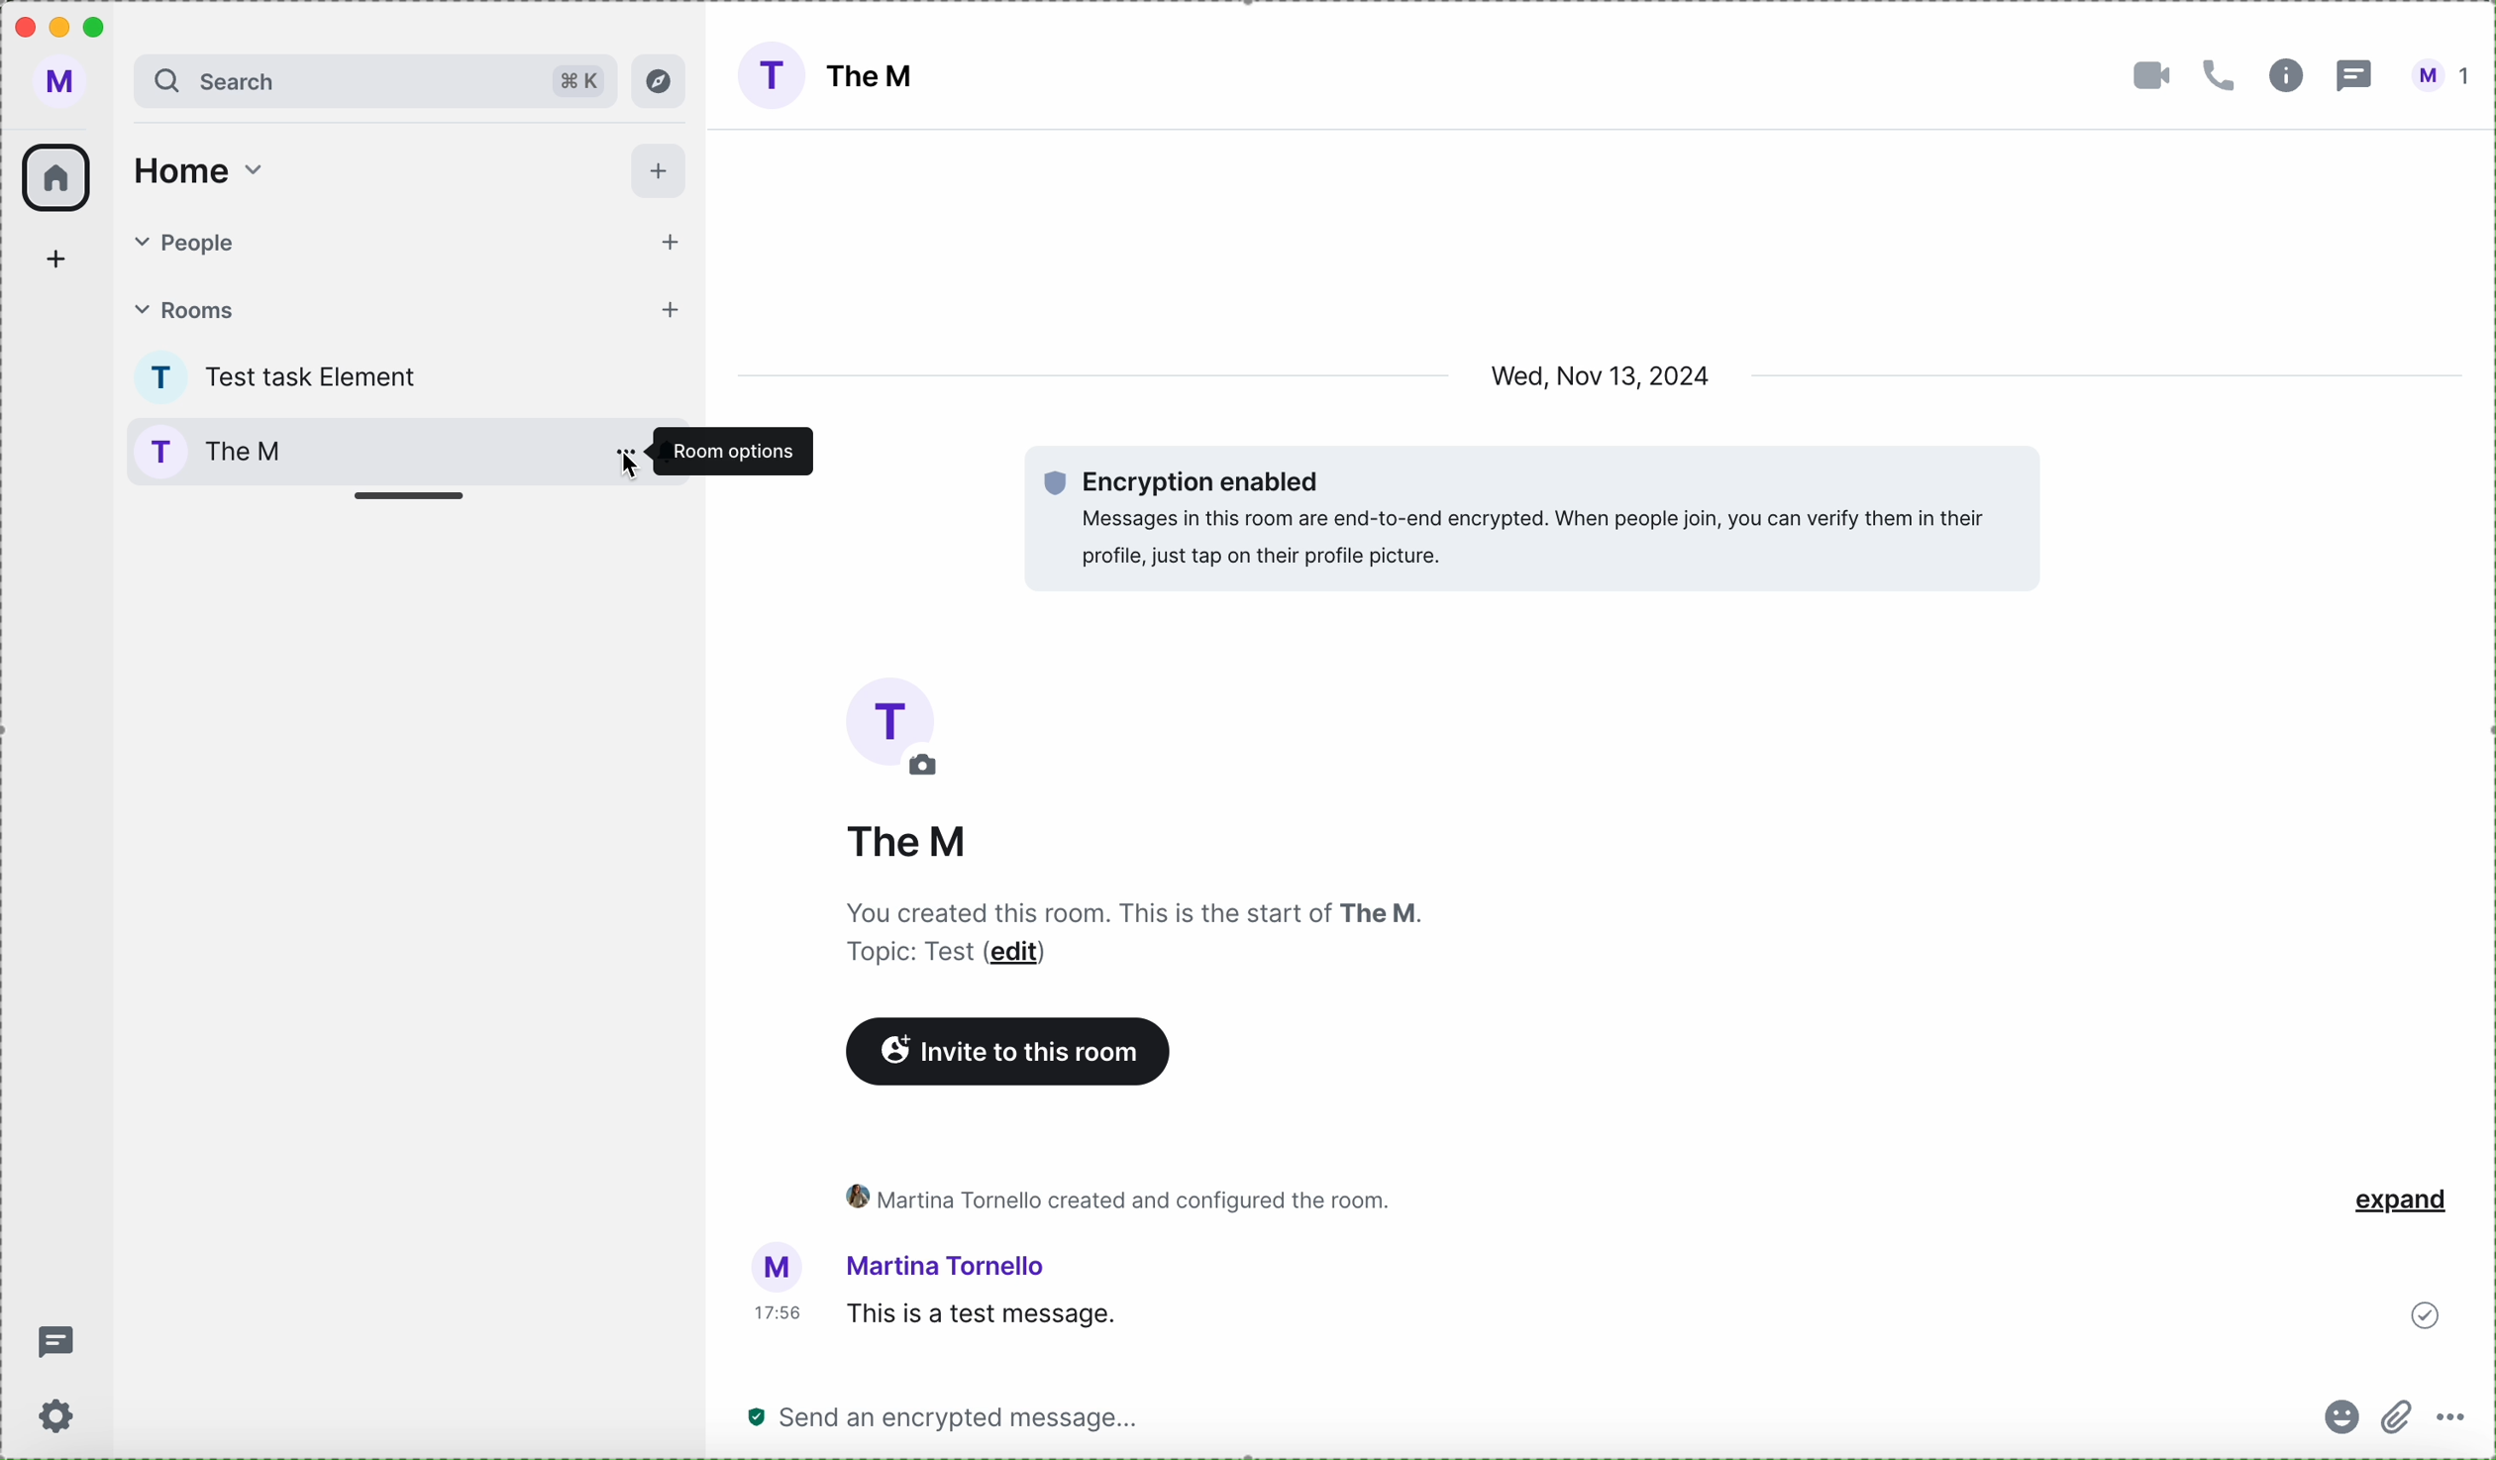  Describe the element at coordinates (777, 74) in the screenshot. I see `profile` at that location.